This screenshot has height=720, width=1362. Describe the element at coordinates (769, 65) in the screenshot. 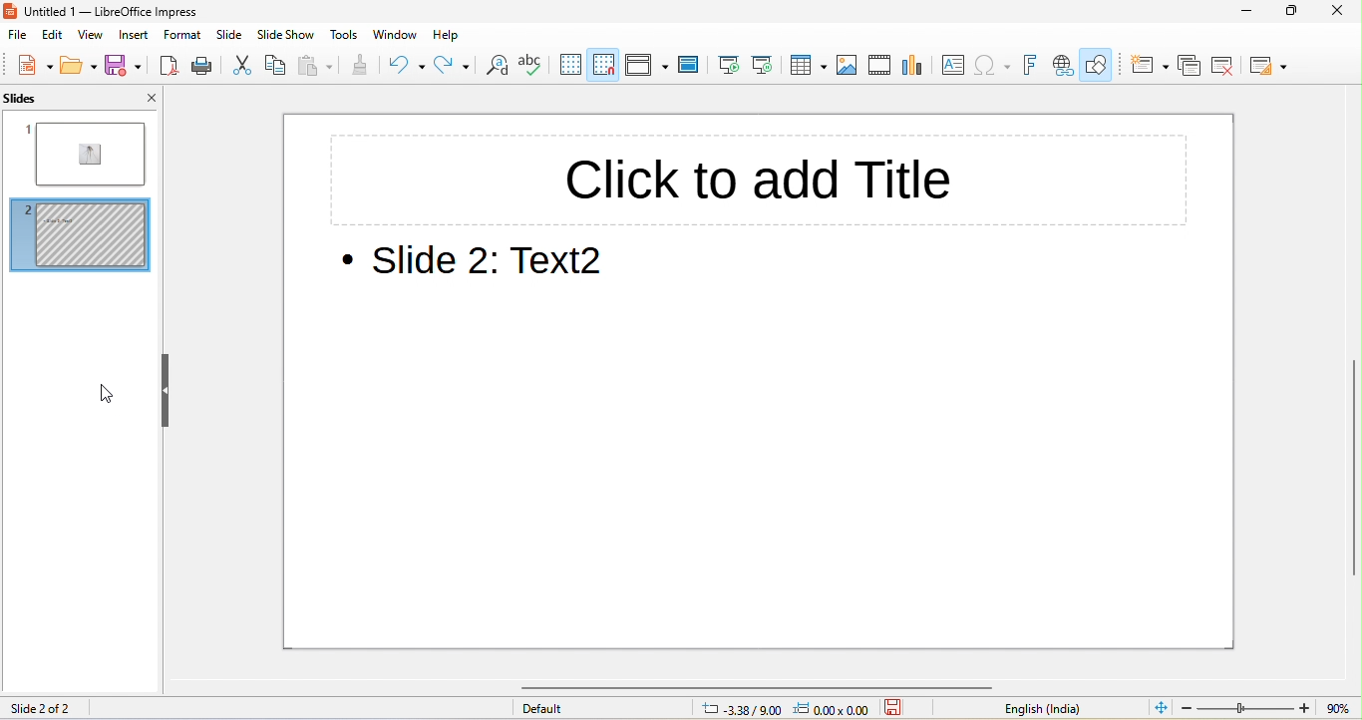

I see `start from current slide` at that location.